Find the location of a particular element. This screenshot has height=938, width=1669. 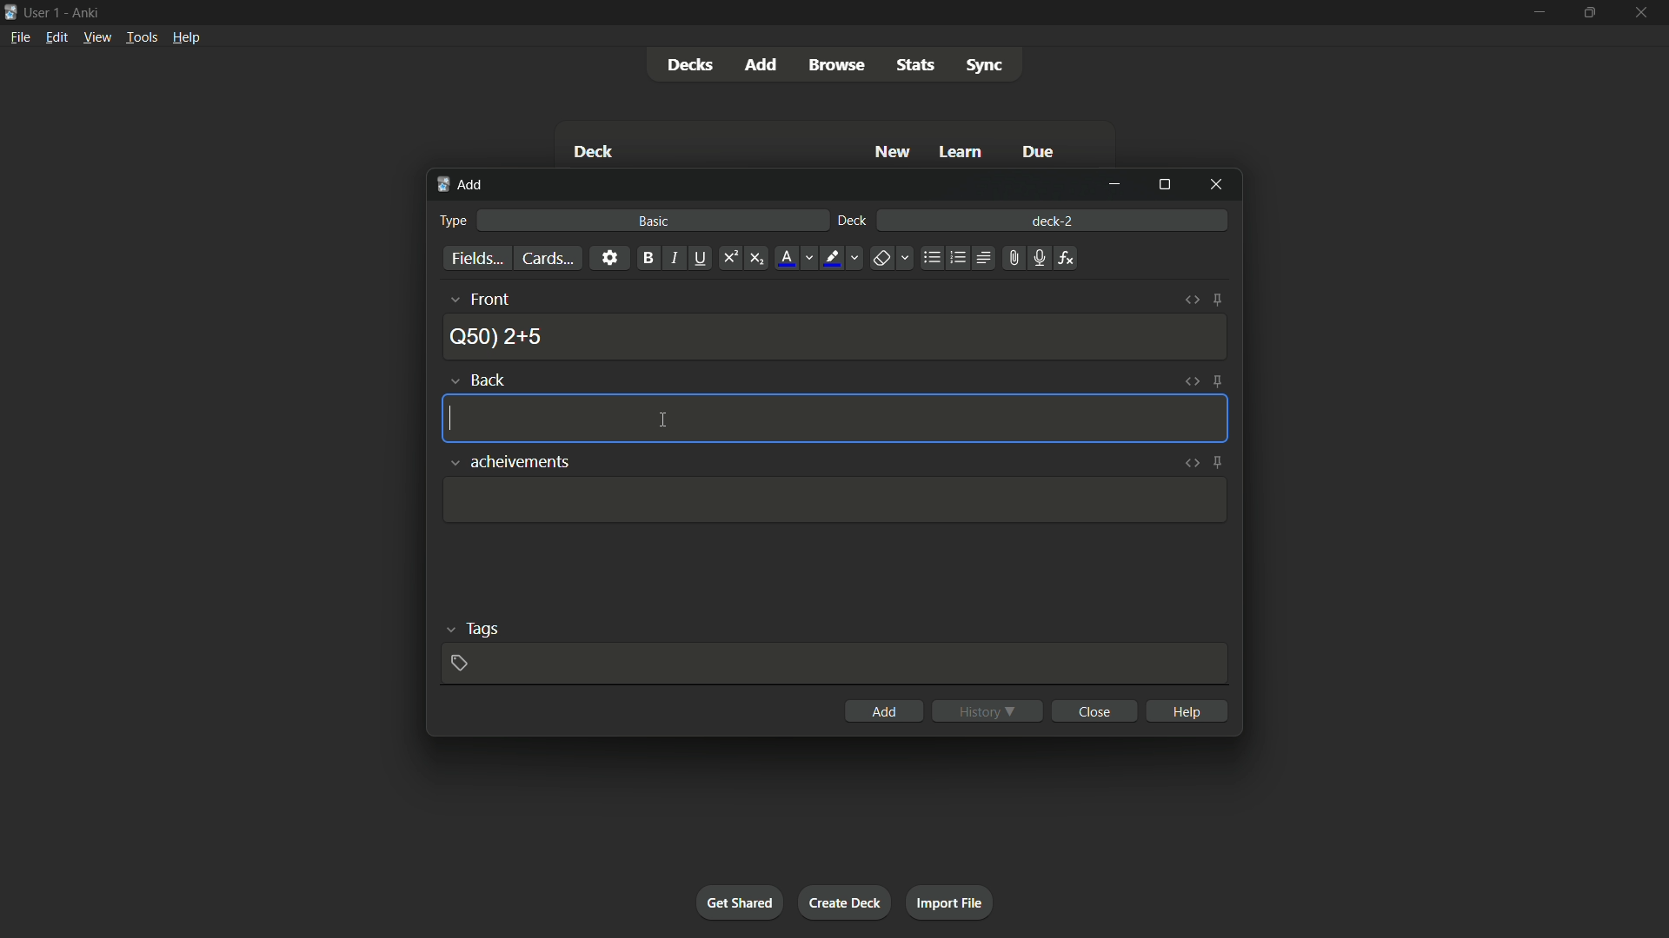

equations is located at coordinates (1067, 258).